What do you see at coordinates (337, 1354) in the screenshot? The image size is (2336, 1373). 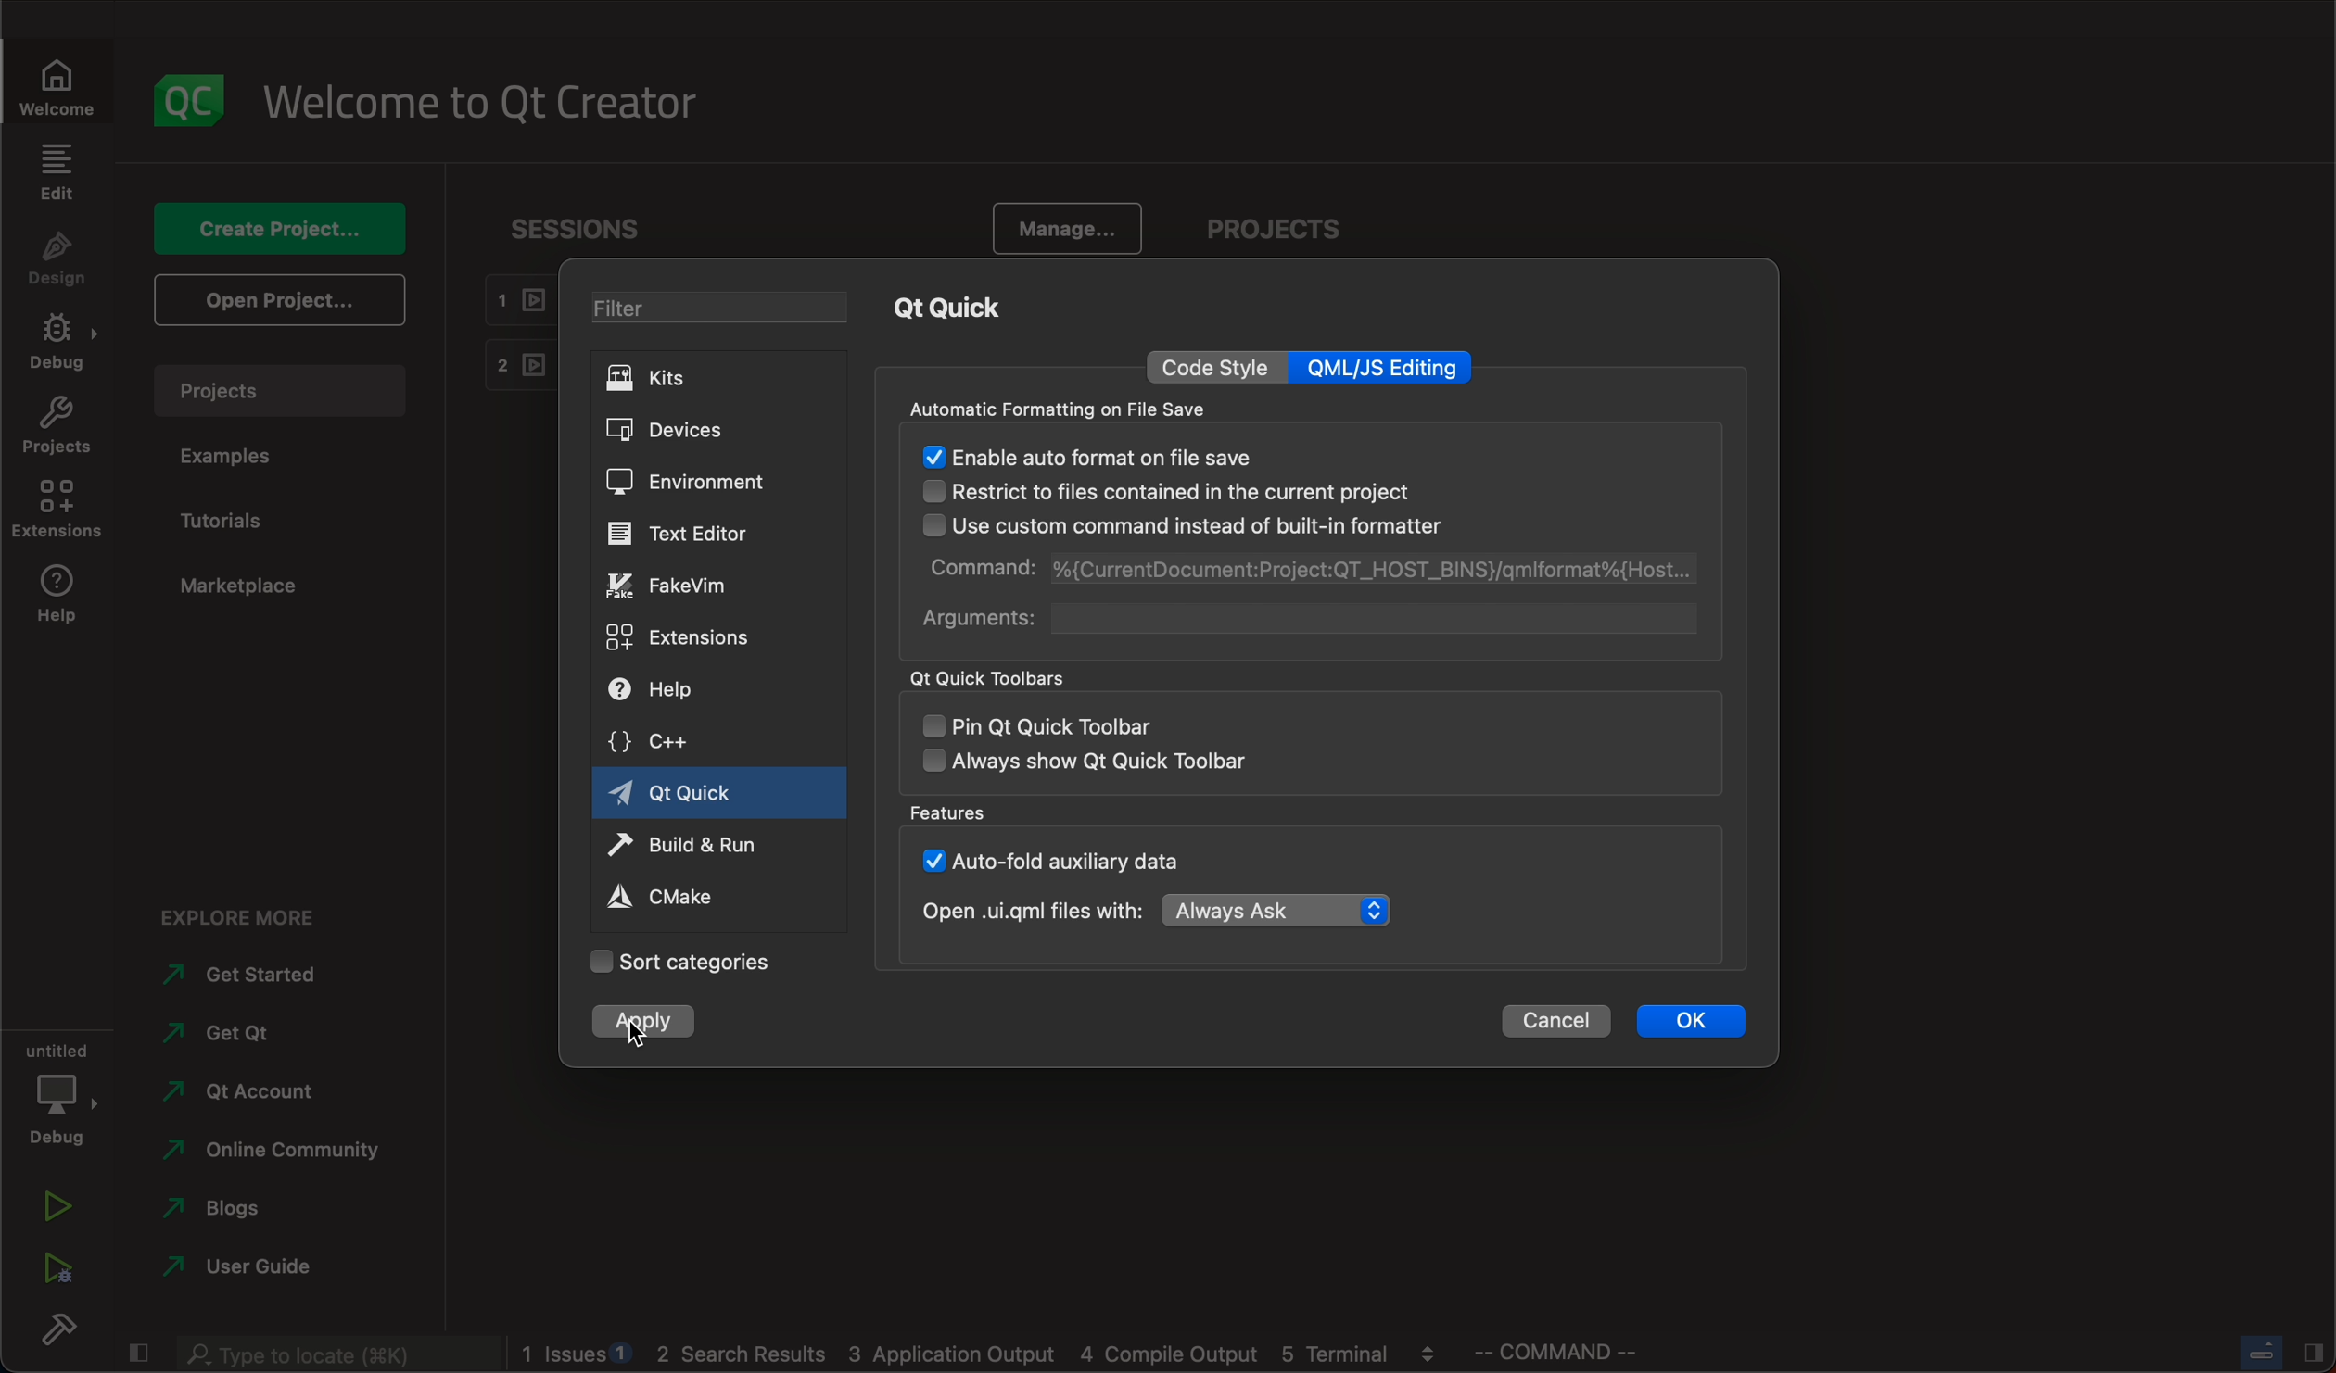 I see `search bar` at bounding box center [337, 1354].